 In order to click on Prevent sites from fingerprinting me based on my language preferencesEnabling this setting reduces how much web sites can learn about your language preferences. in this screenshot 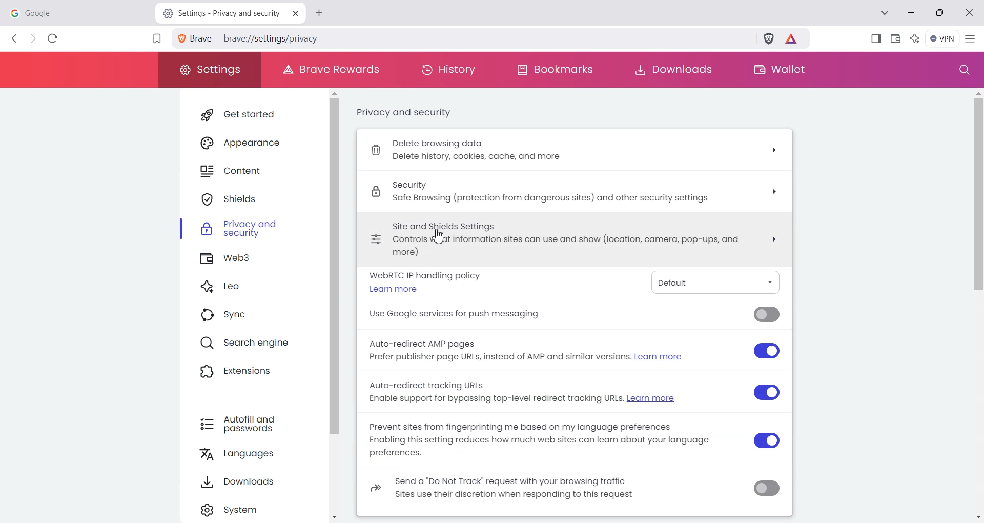, I will do `click(541, 441)`.